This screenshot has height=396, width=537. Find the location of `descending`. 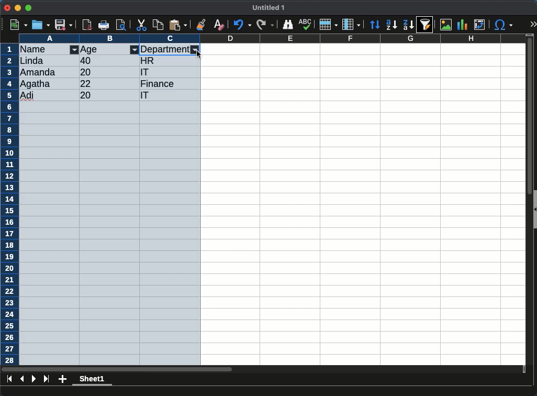

descending is located at coordinates (408, 24).